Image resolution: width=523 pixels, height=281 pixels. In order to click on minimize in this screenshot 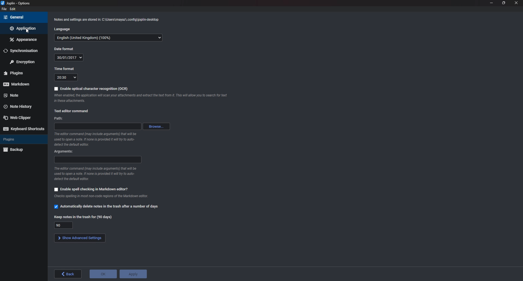, I will do `click(491, 3)`.